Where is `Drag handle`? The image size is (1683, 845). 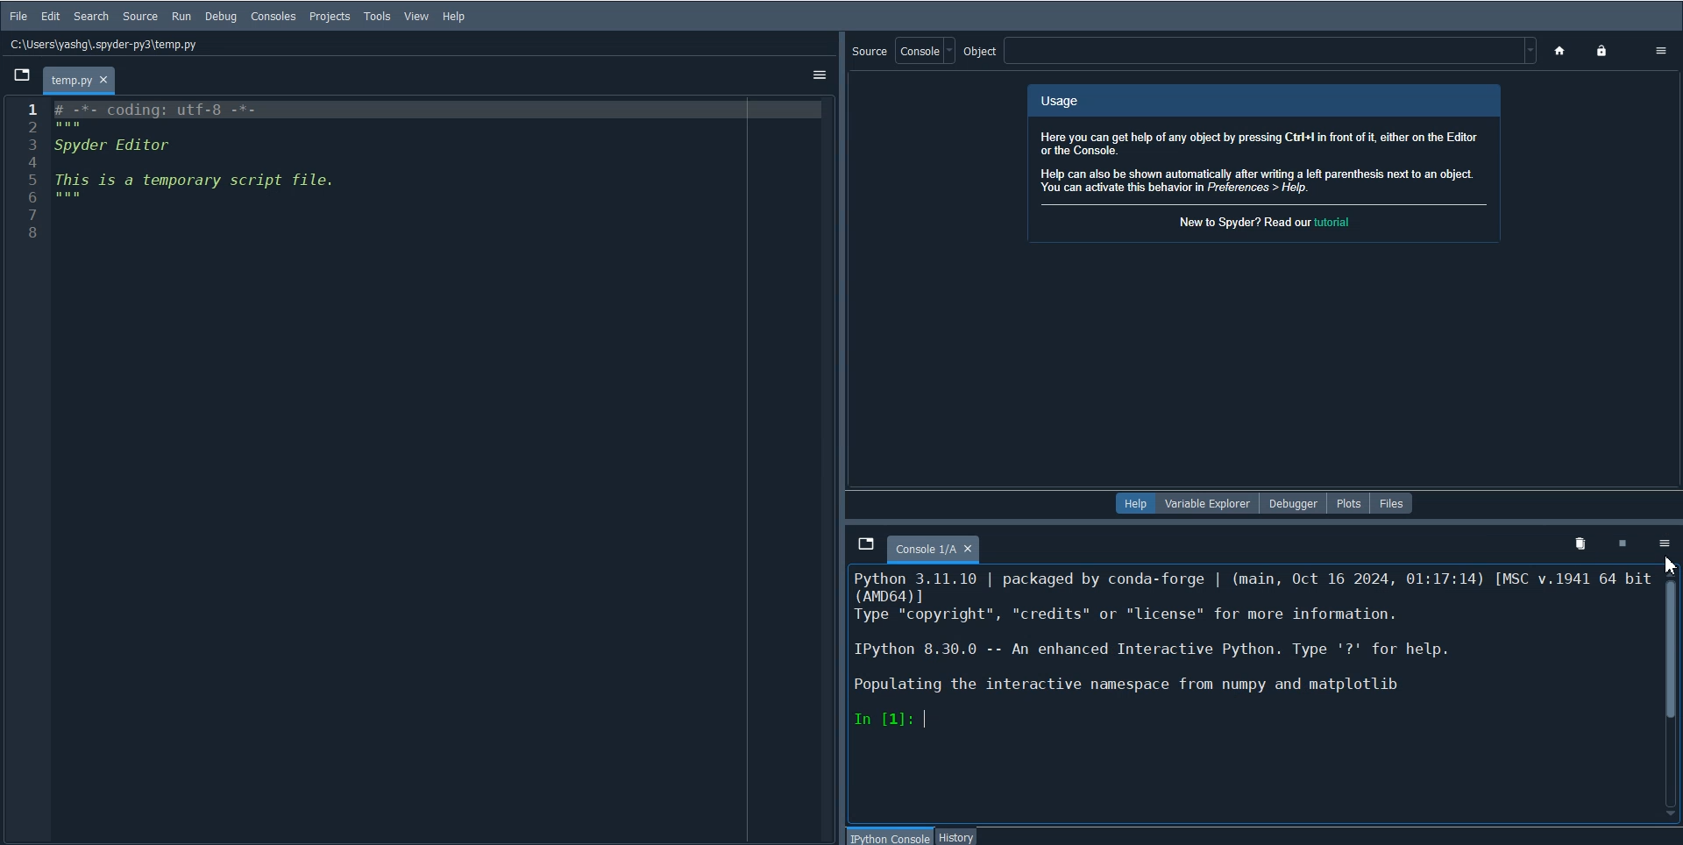
Drag handle is located at coordinates (841, 437).